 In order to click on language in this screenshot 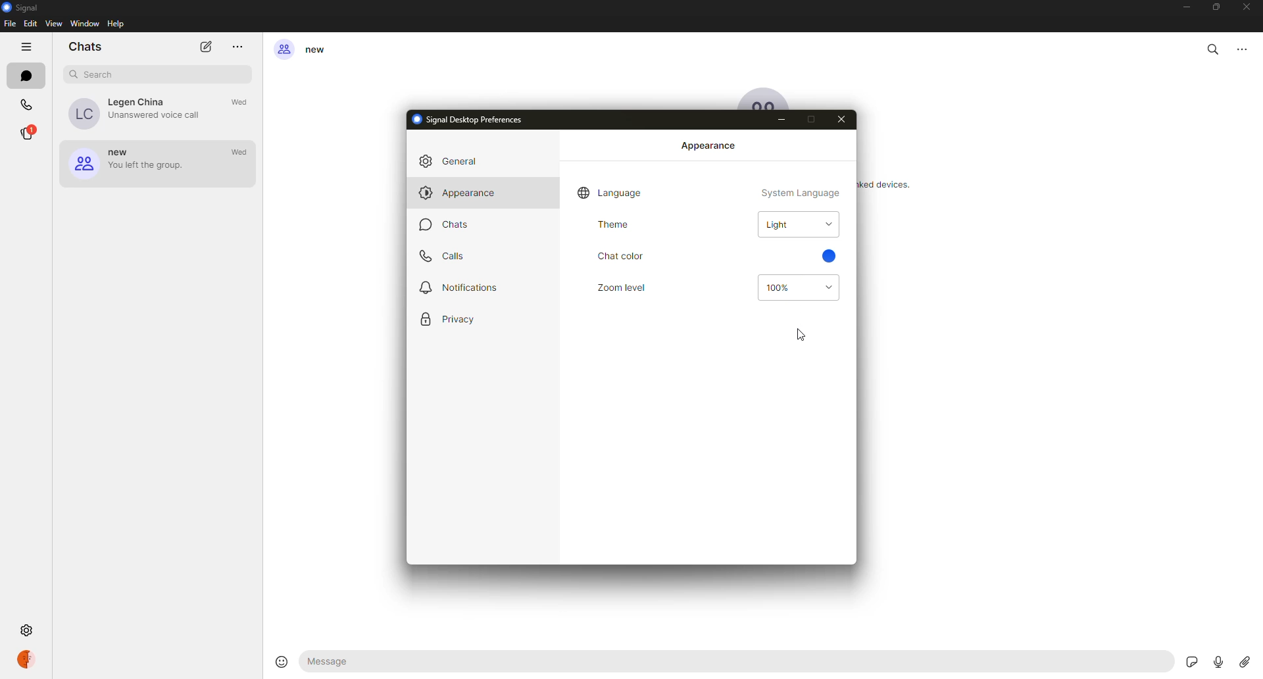, I will do `click(612, 193)`.